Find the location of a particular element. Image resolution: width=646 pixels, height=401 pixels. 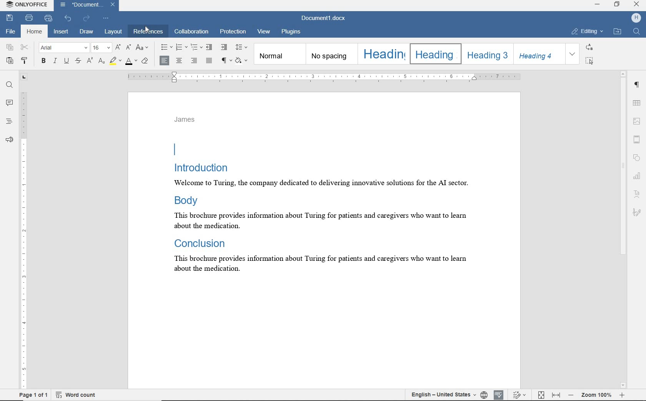

bullets is located at coordinates (166, 48).